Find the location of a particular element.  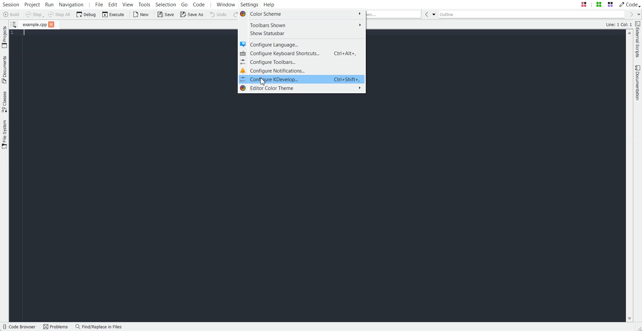

Drop down box is located at coordinates (434, 14).